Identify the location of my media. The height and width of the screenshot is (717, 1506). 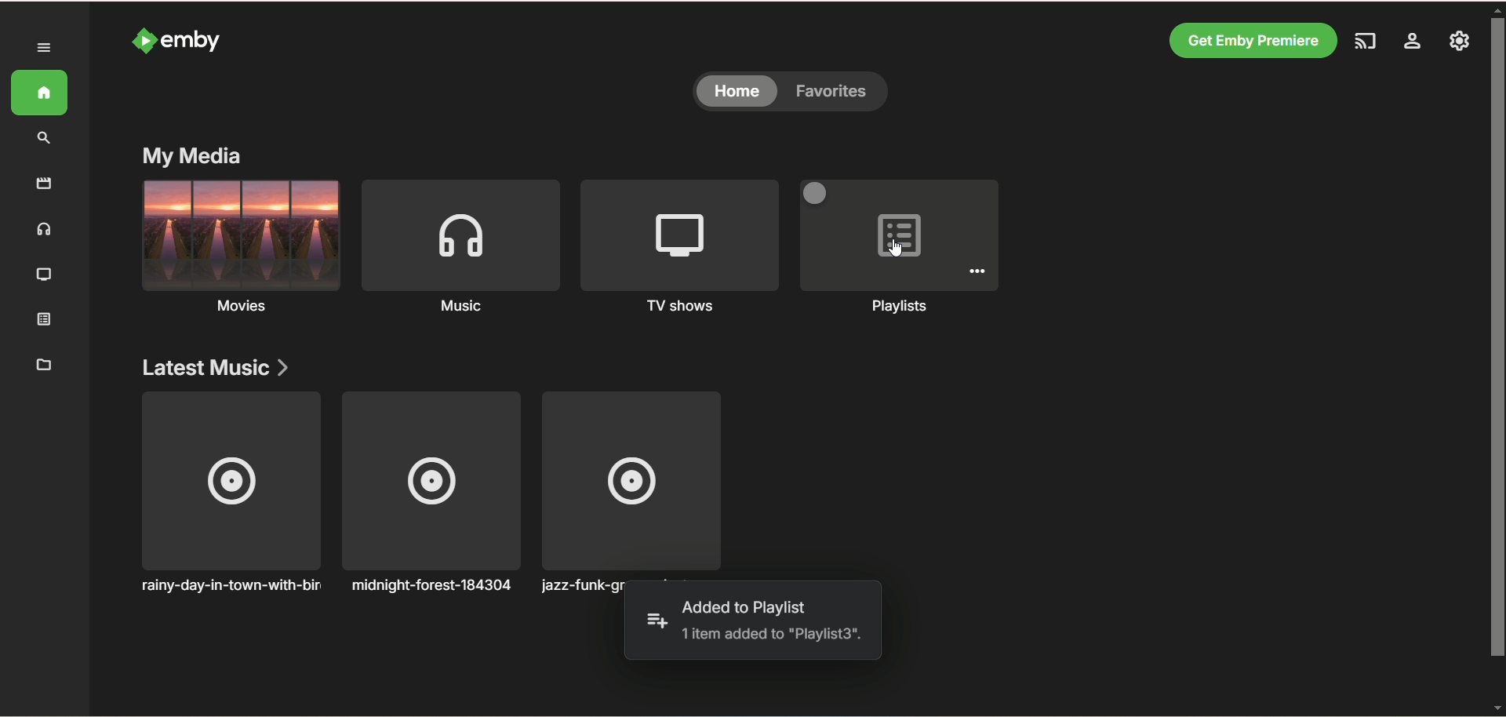
(192, 155).